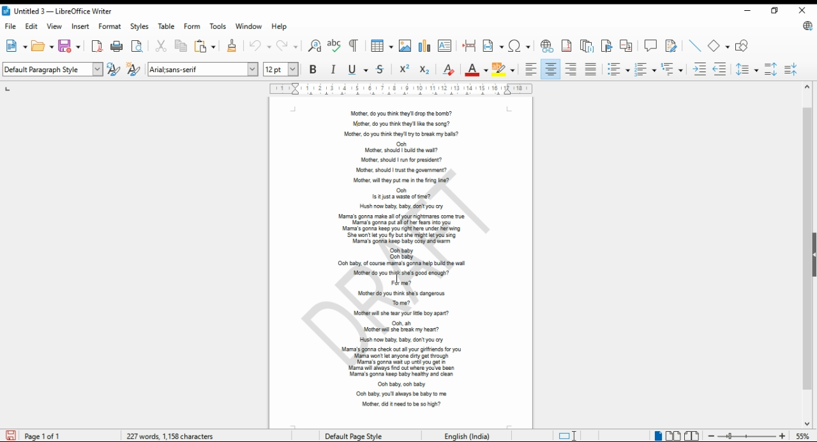 Image resolution: width=817 pixels, height=442 pixels. I want to click on redo, so click(287, 45).